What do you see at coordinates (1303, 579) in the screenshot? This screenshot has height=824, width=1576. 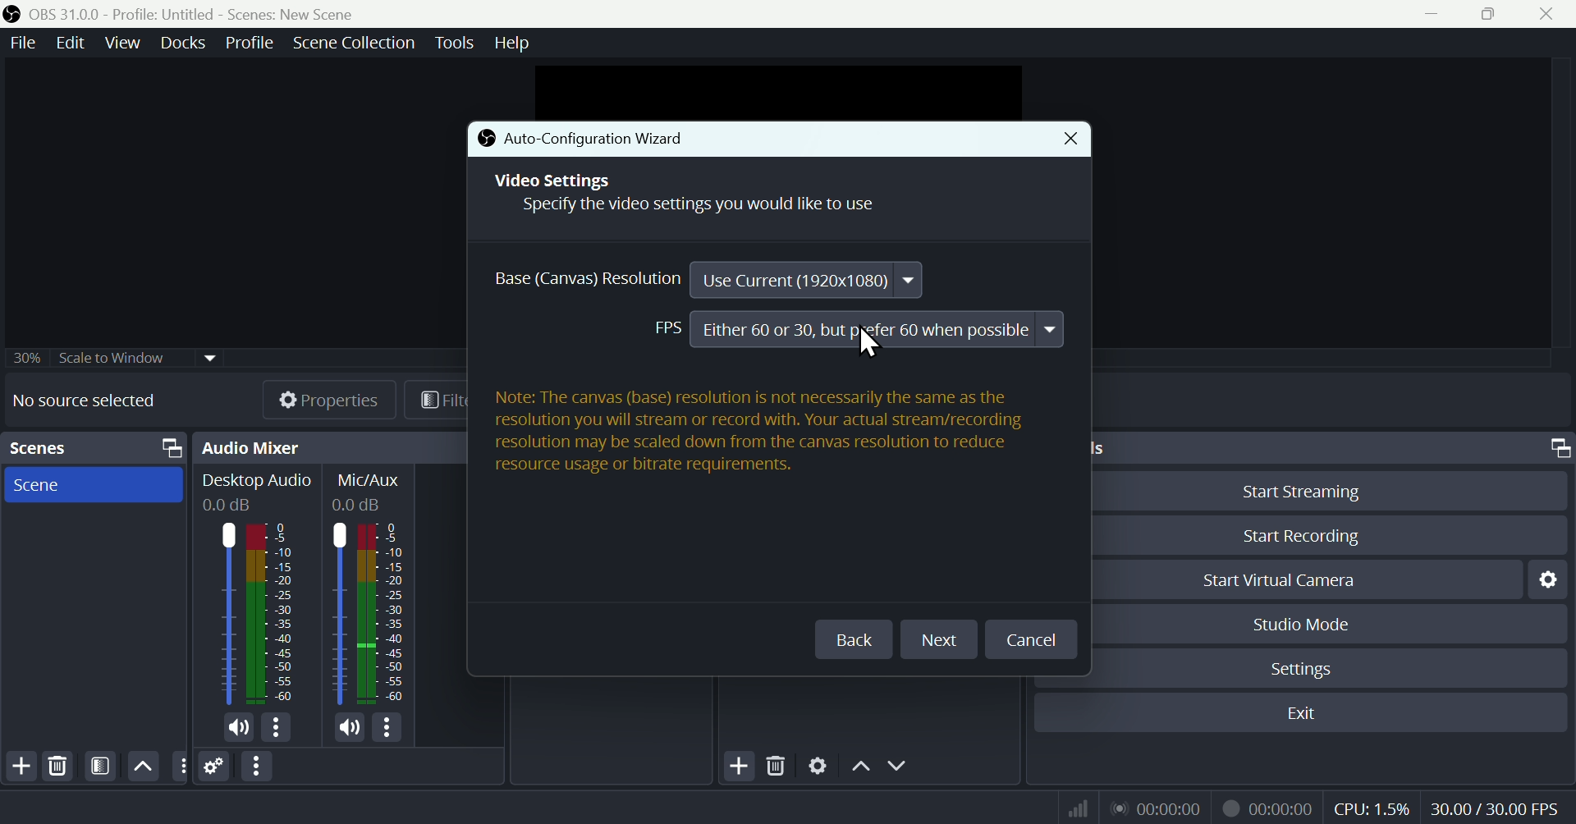 I see `Start Virtual Camera` at bounding box center [1303, 579].